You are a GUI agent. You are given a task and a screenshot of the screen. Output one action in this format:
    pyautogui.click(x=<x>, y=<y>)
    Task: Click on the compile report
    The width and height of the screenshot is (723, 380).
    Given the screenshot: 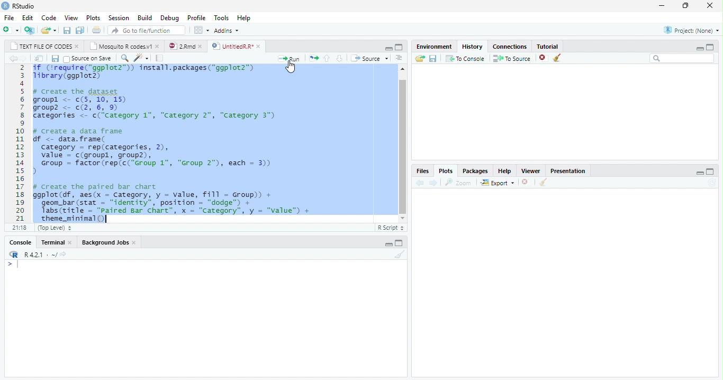 What is the action you would take?
    pyautogui.click(x=161, y=58)
    